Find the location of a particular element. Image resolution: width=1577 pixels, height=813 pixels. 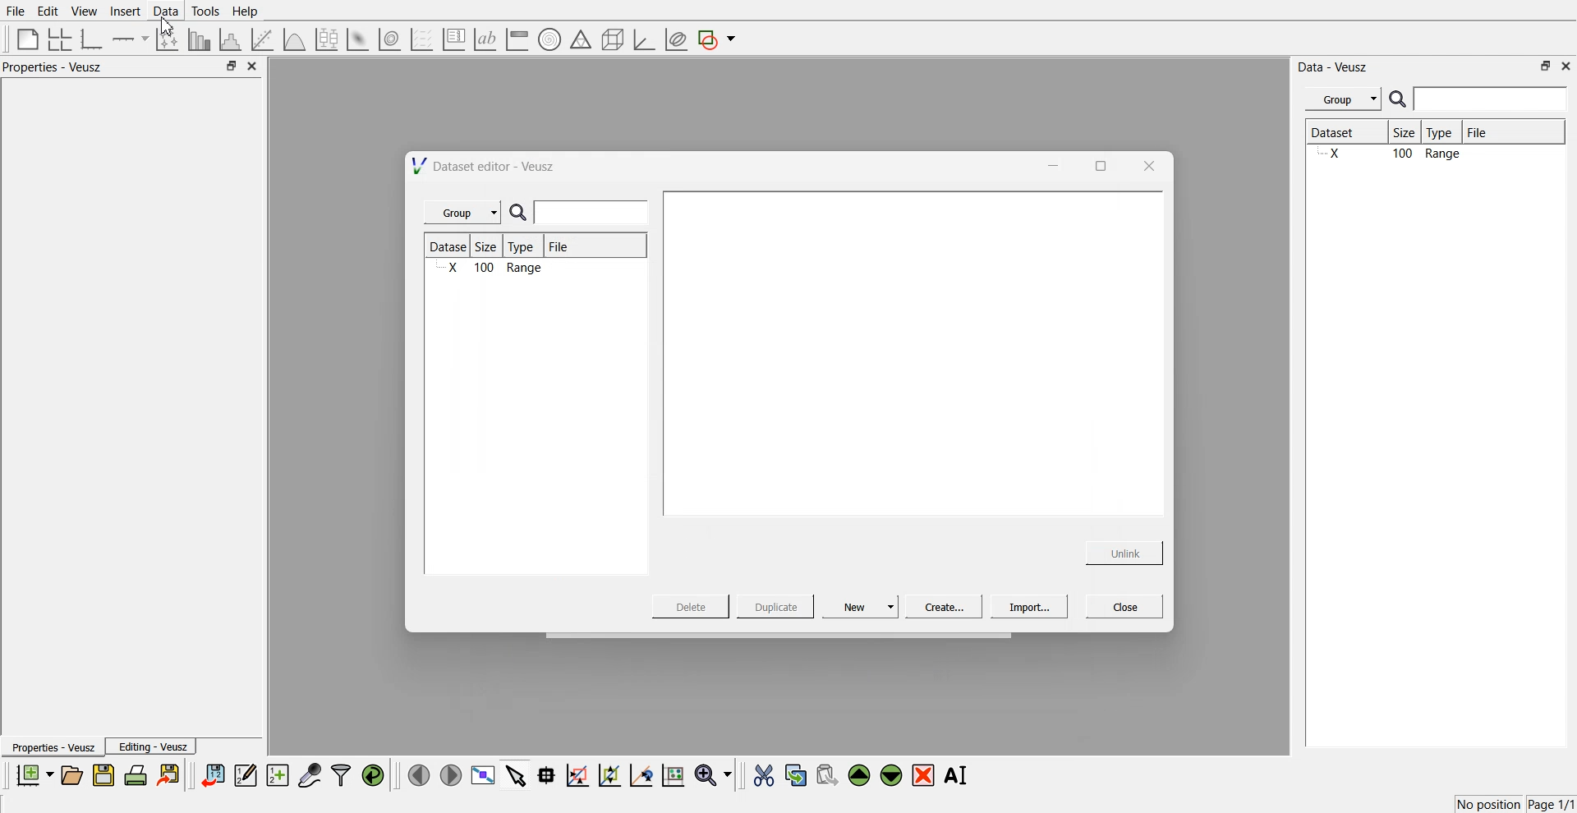

plot key is located at coordinates (453, 39).